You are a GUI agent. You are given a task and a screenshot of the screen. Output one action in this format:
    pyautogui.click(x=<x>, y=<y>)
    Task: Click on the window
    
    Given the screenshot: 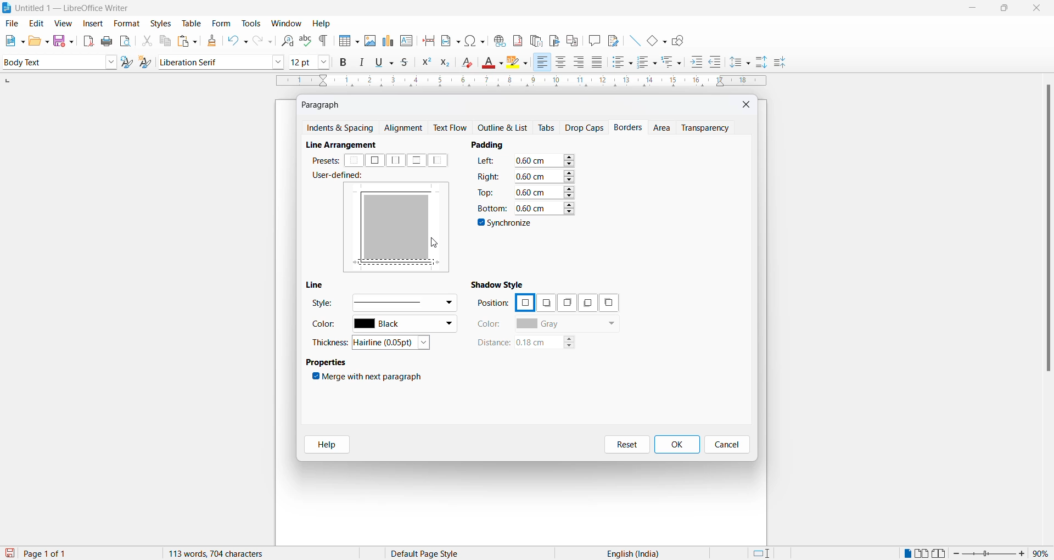 What is the action you would take?
    pyautogui.click(x=287, y=24)
    